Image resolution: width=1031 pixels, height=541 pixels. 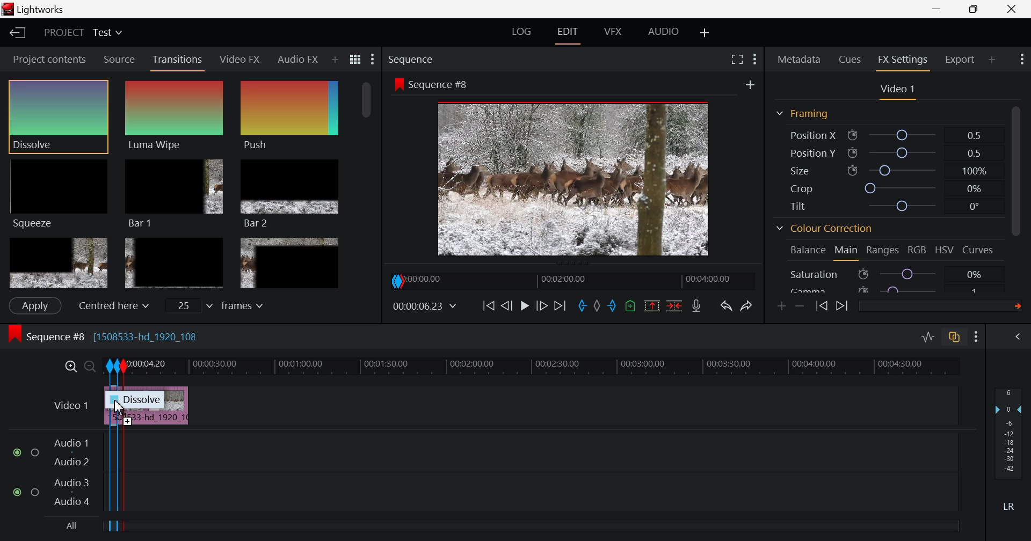 What do you see at coordinates (652, 304) in the screenshot?
I see `Remove the marked section` at bounding box center [652, 304].